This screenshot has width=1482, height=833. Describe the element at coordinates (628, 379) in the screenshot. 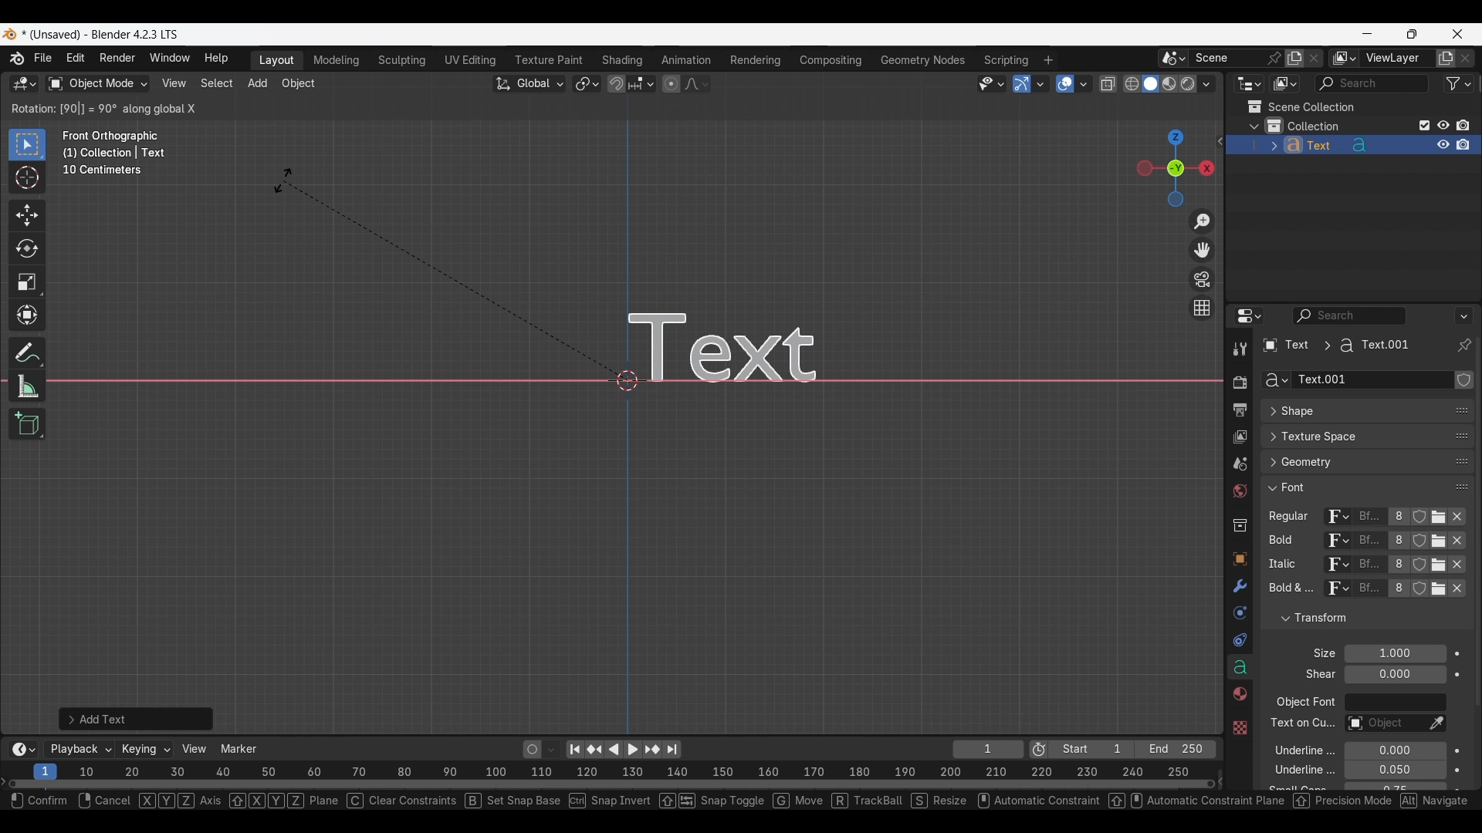

I see `Cursor at the center point of the frame` at that location.